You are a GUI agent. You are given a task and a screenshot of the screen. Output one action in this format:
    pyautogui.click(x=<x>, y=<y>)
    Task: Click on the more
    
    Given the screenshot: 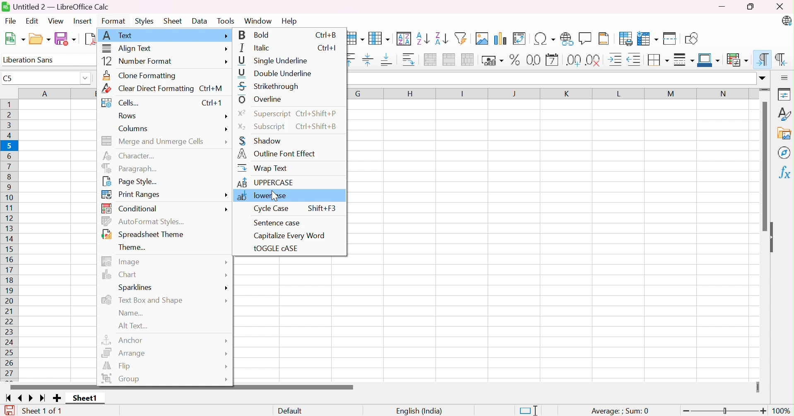 What is the action you would take?
    pyautogui.click(x=226, y=49)
    